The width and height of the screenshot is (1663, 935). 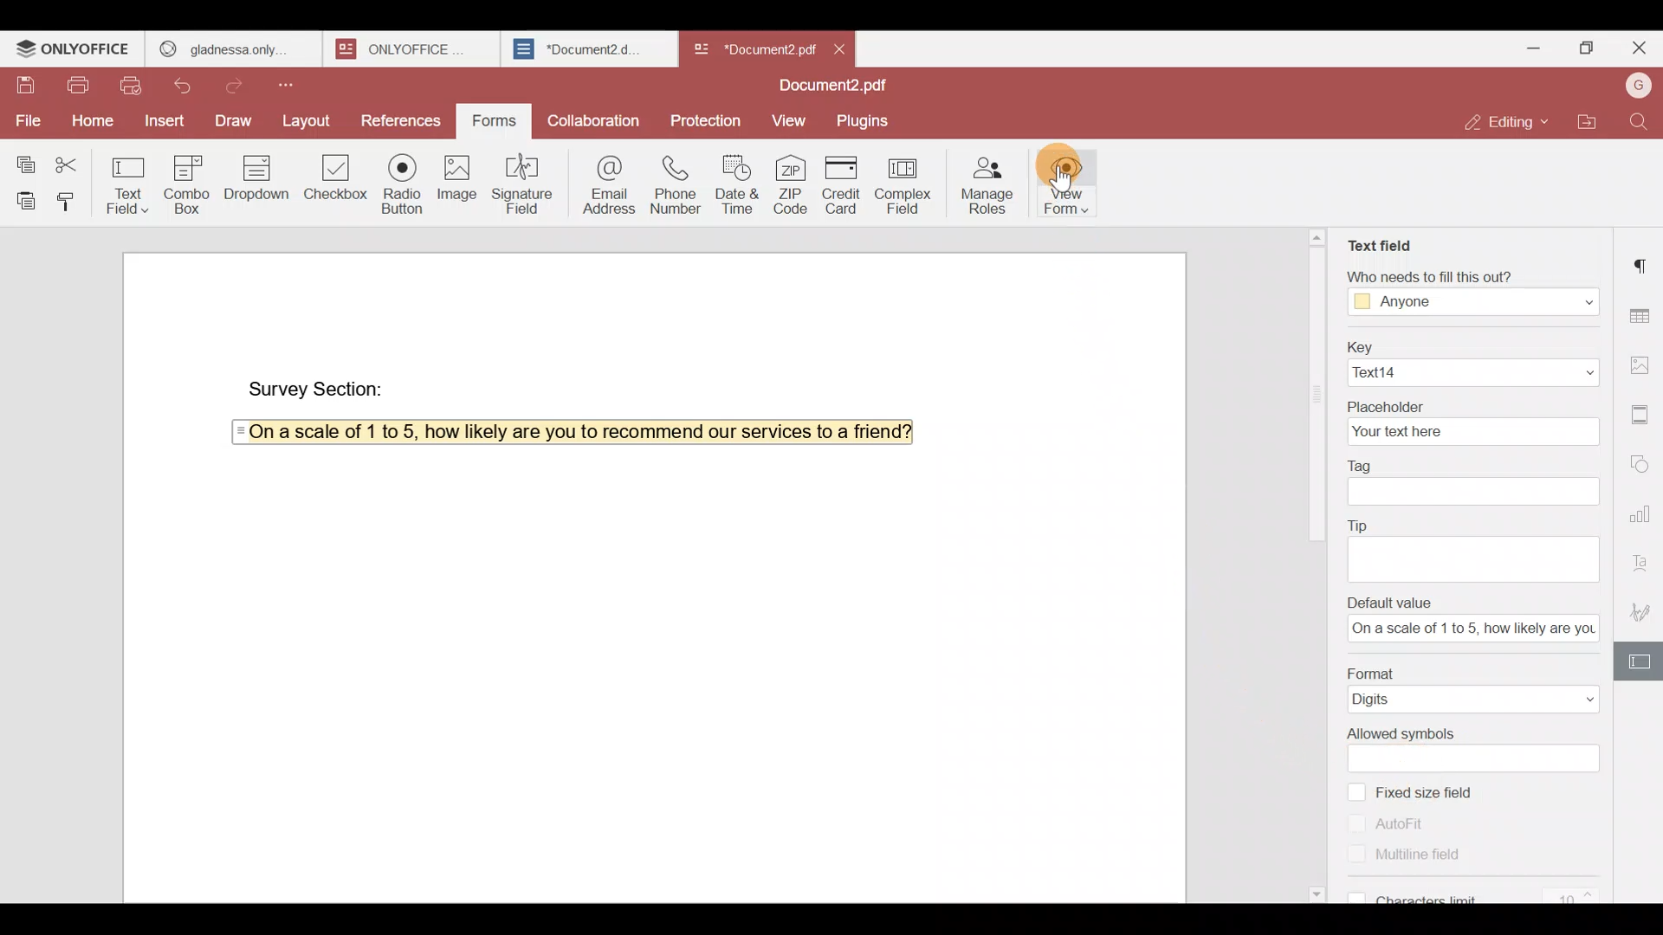 What do you see at coordinates (74, 48) in the screenshot?
I see `ONLYOFFICE` at bounding box center [74, 48].